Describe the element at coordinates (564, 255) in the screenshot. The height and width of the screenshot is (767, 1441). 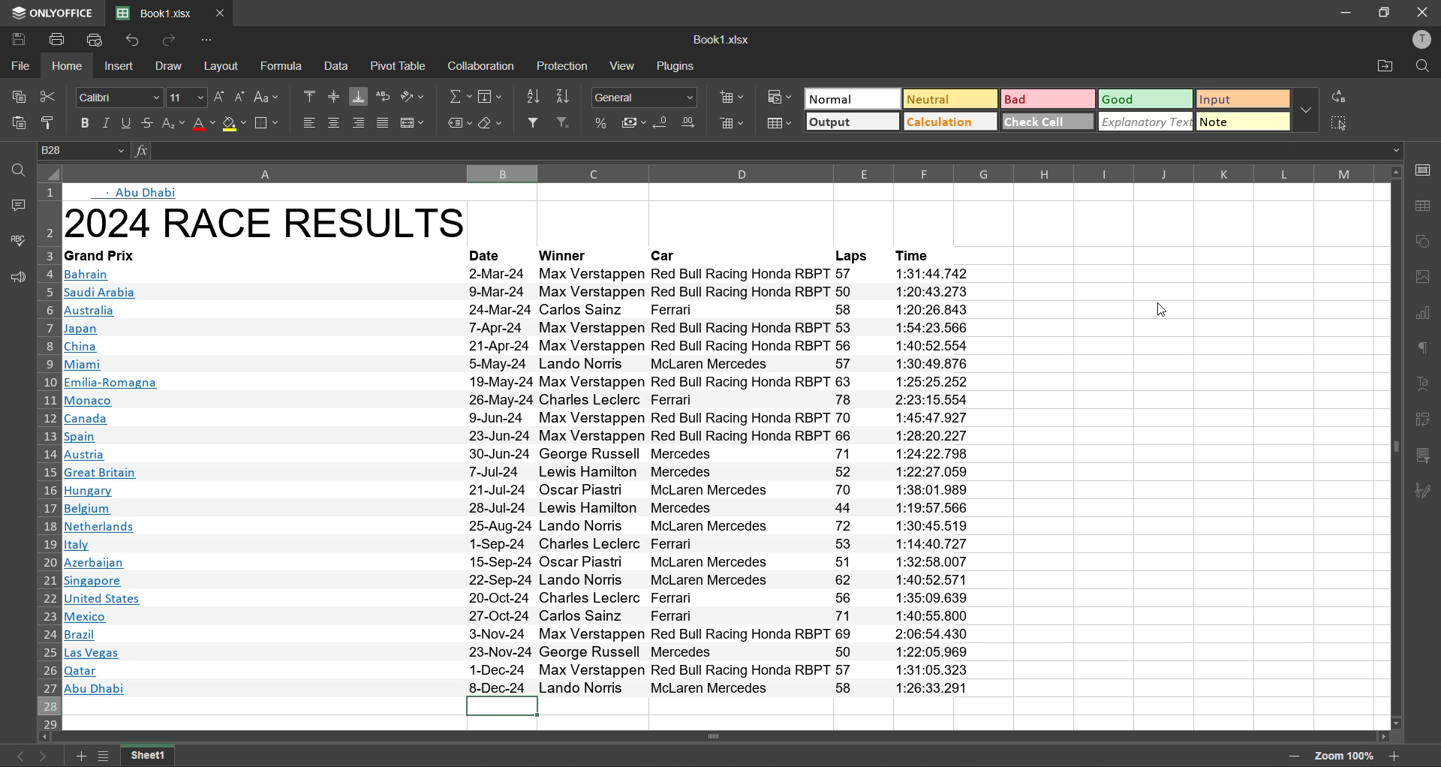
I see `Winner` at that location.